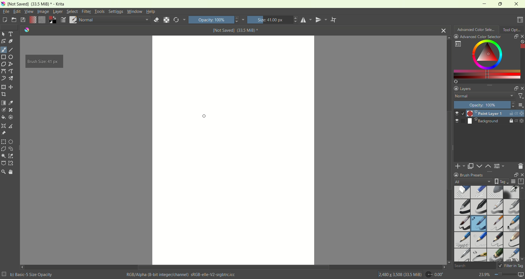 Image resolution: width=525 pixels, height=279 pixels. I want to click on tools, so click(100, 11).